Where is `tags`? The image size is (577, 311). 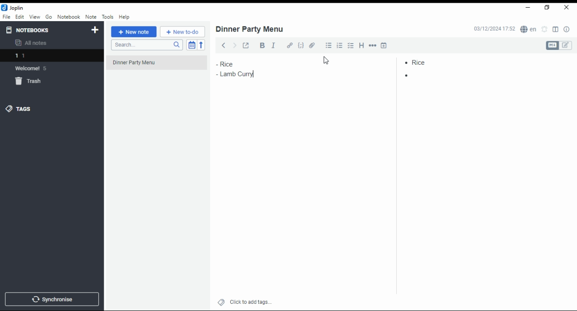
tags is located at coordinates (25, 109).